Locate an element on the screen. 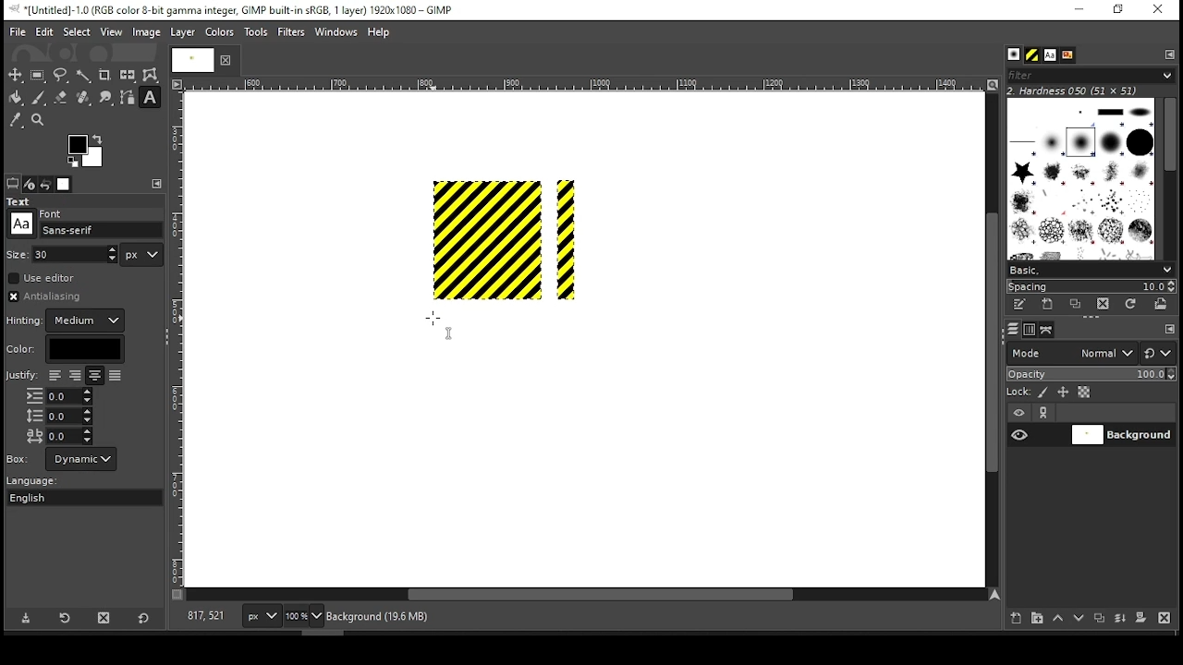 The width and height of the screenshot is (1183, 665). text tool is located at coordinates (150, 99).